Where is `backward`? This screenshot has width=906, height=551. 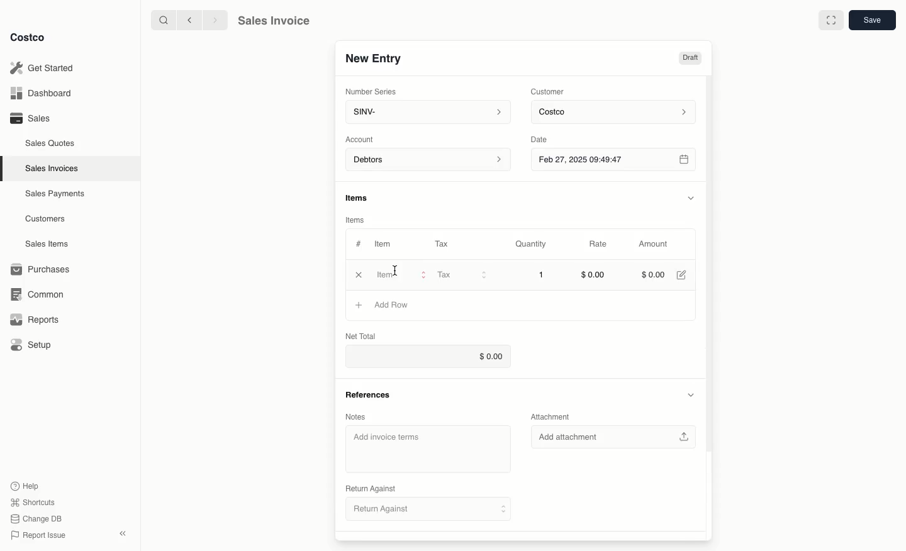 backward is located at coordinates (187, 19).